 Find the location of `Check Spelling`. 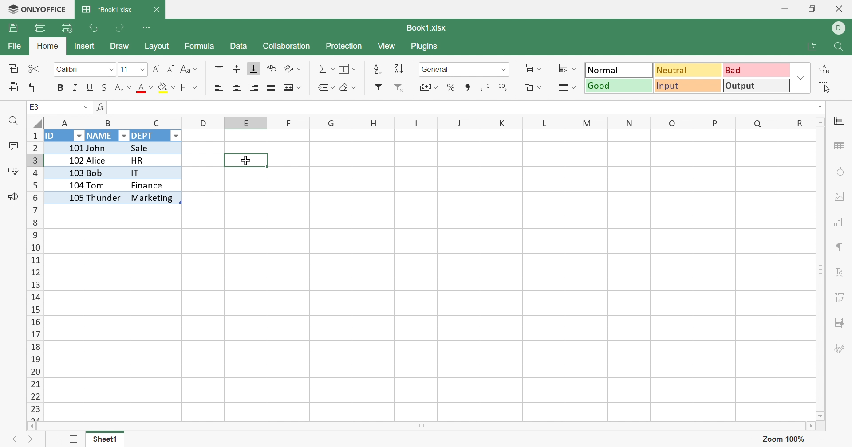

Check Spelling is located at coordinates (13, 170).